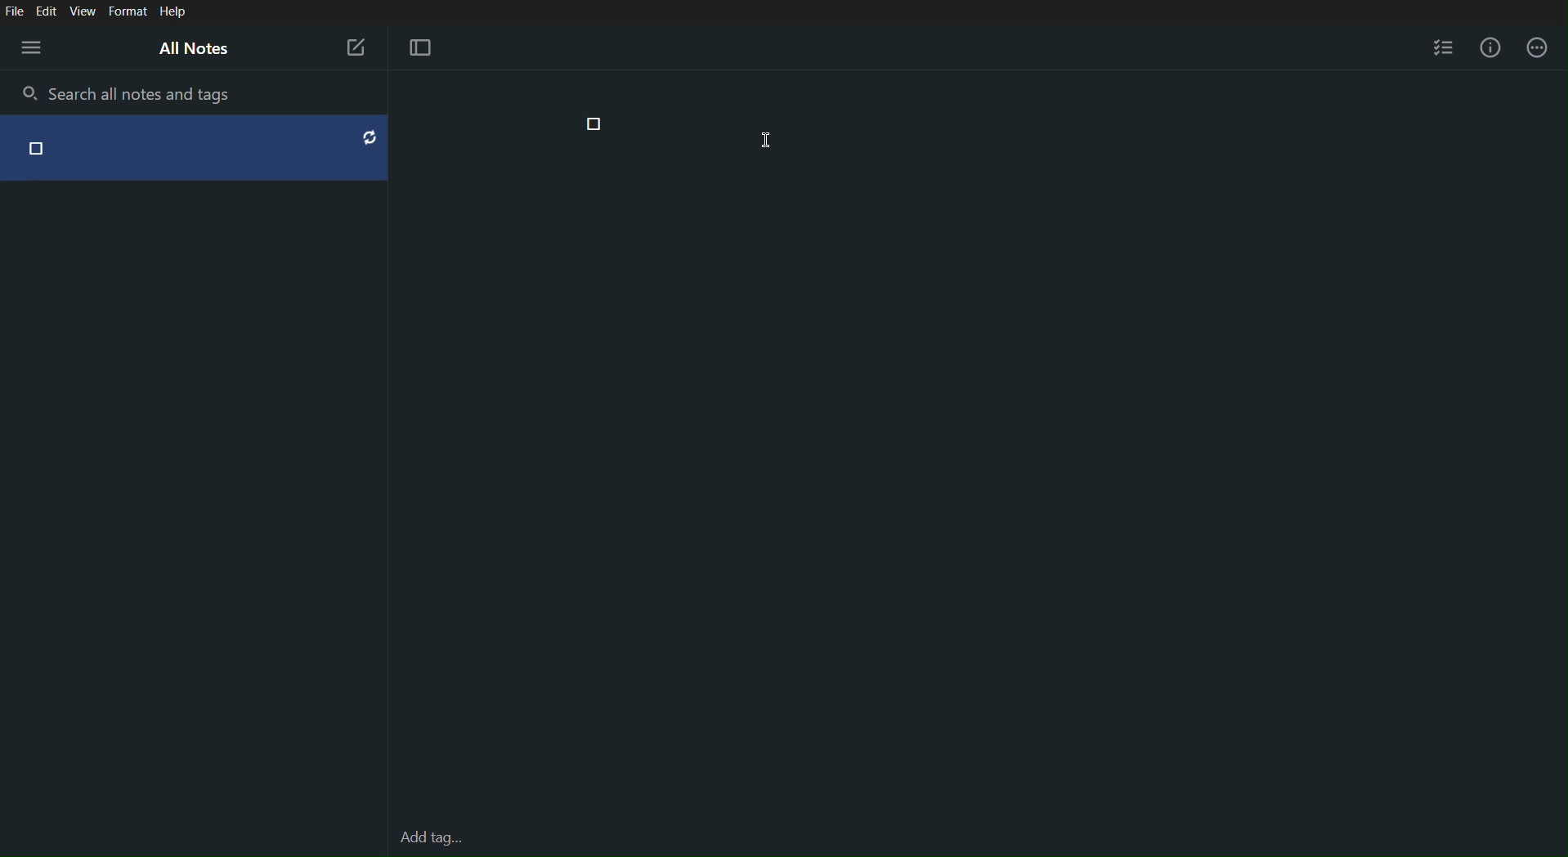  I want to click on Checkpoint, so click(593, 123).